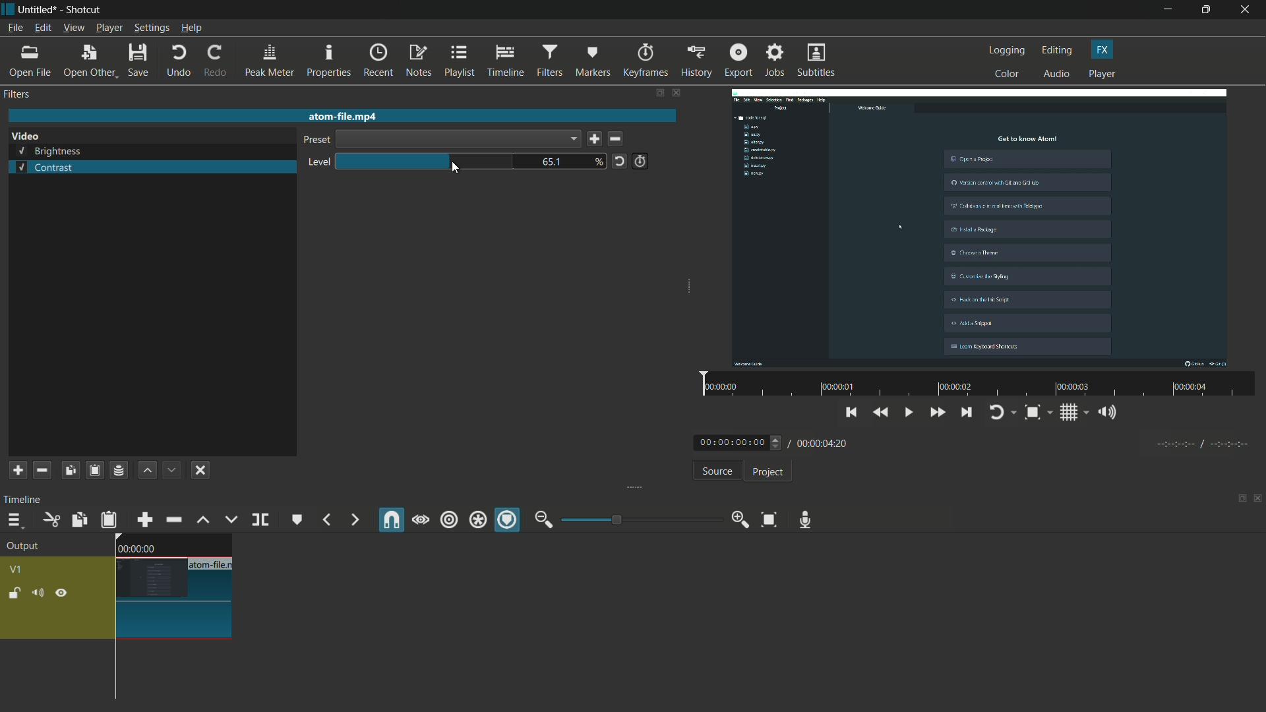  I want to click on ripple markers, so click(508, 521).